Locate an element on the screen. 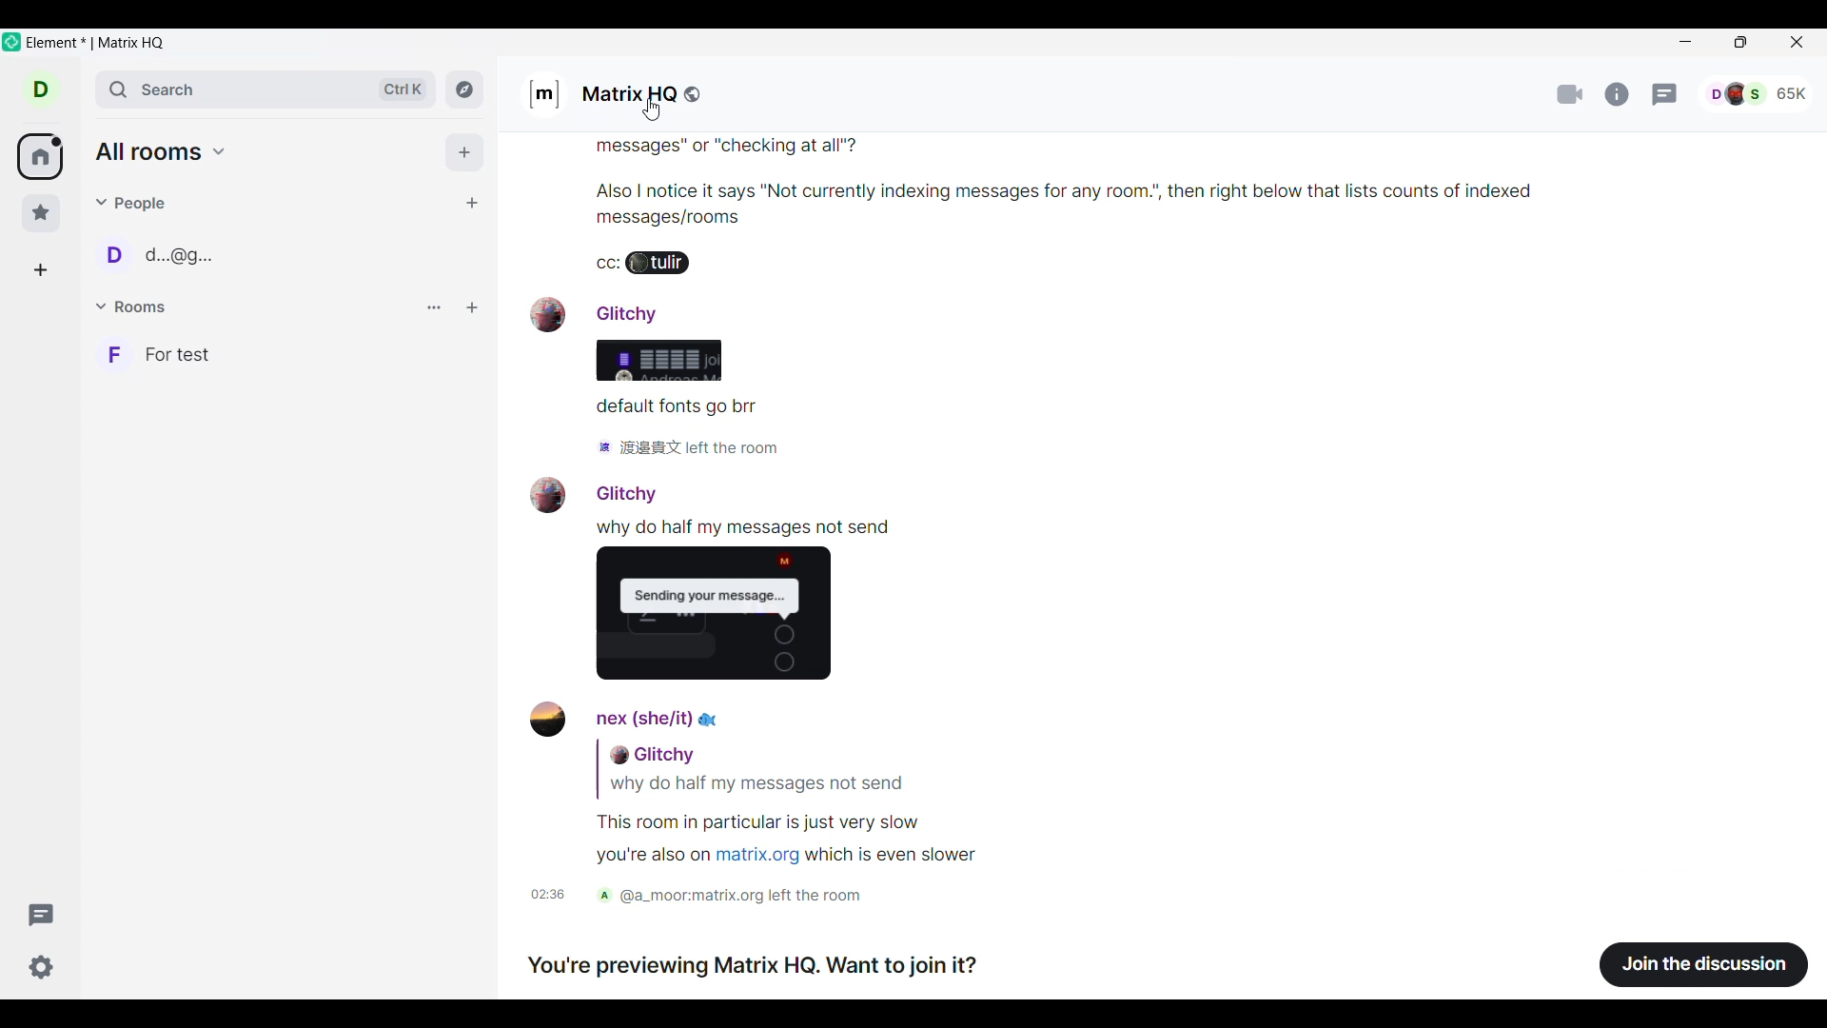  room options is located at coordinates (472, 308).